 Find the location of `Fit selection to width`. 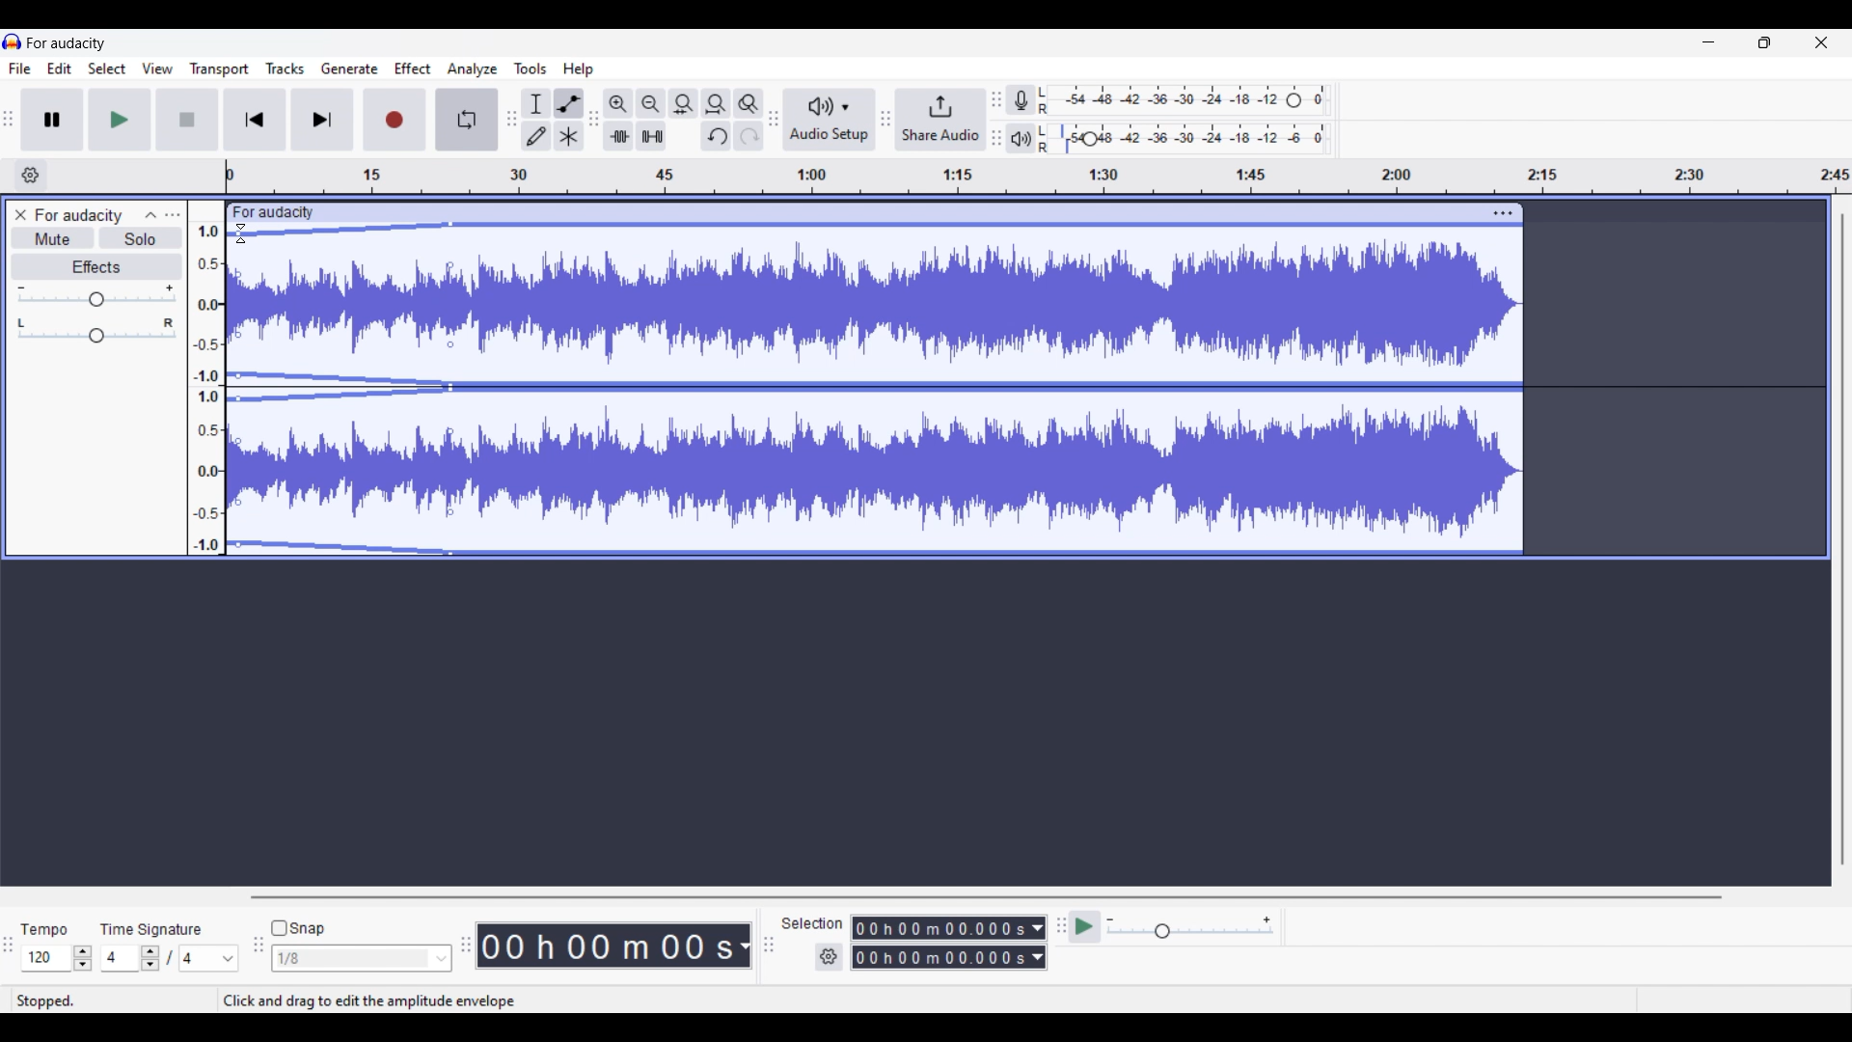

Fit selection to width is located at coordinates (684, 103).